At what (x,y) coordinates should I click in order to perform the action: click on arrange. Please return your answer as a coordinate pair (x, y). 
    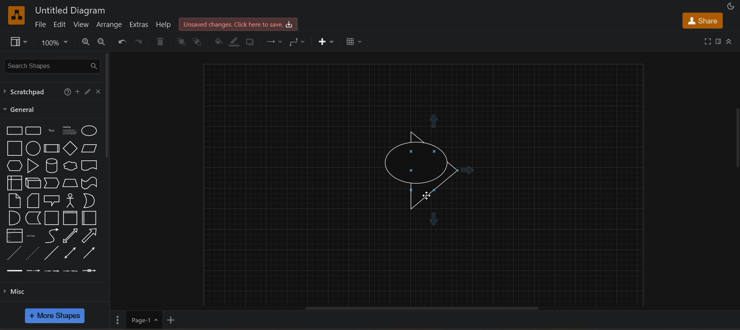
    Looking at the image, I should click on (110, 25).